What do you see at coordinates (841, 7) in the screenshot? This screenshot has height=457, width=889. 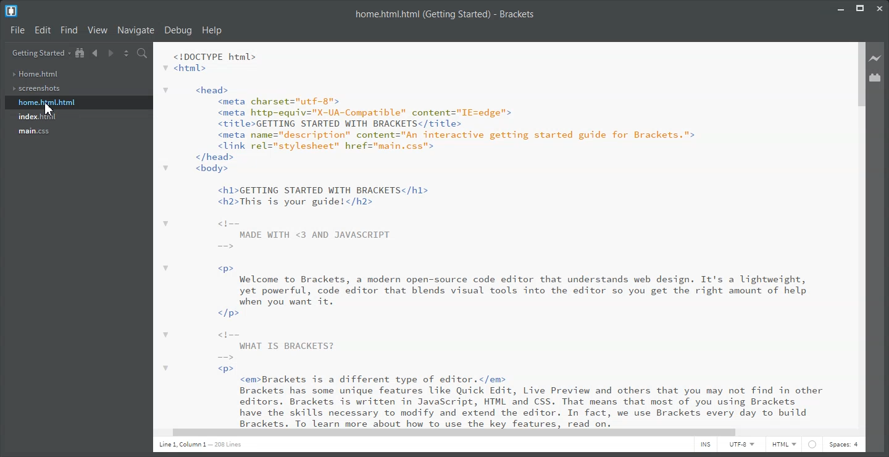 I see `Minimize` at bounding box center [841, 7].